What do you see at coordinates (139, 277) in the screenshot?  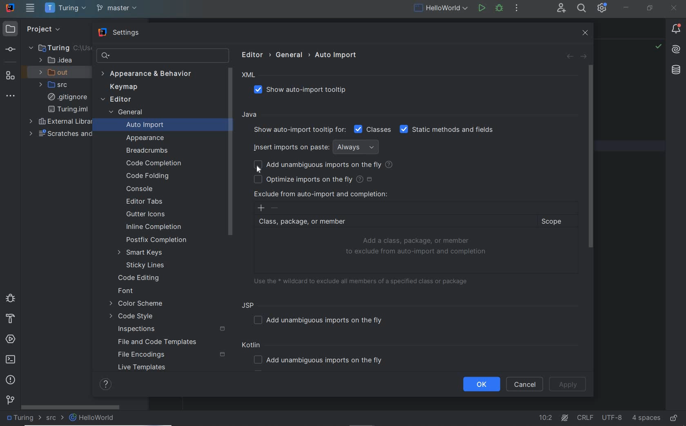 I see `CODE EDITING` at bounding box center [139, 277].